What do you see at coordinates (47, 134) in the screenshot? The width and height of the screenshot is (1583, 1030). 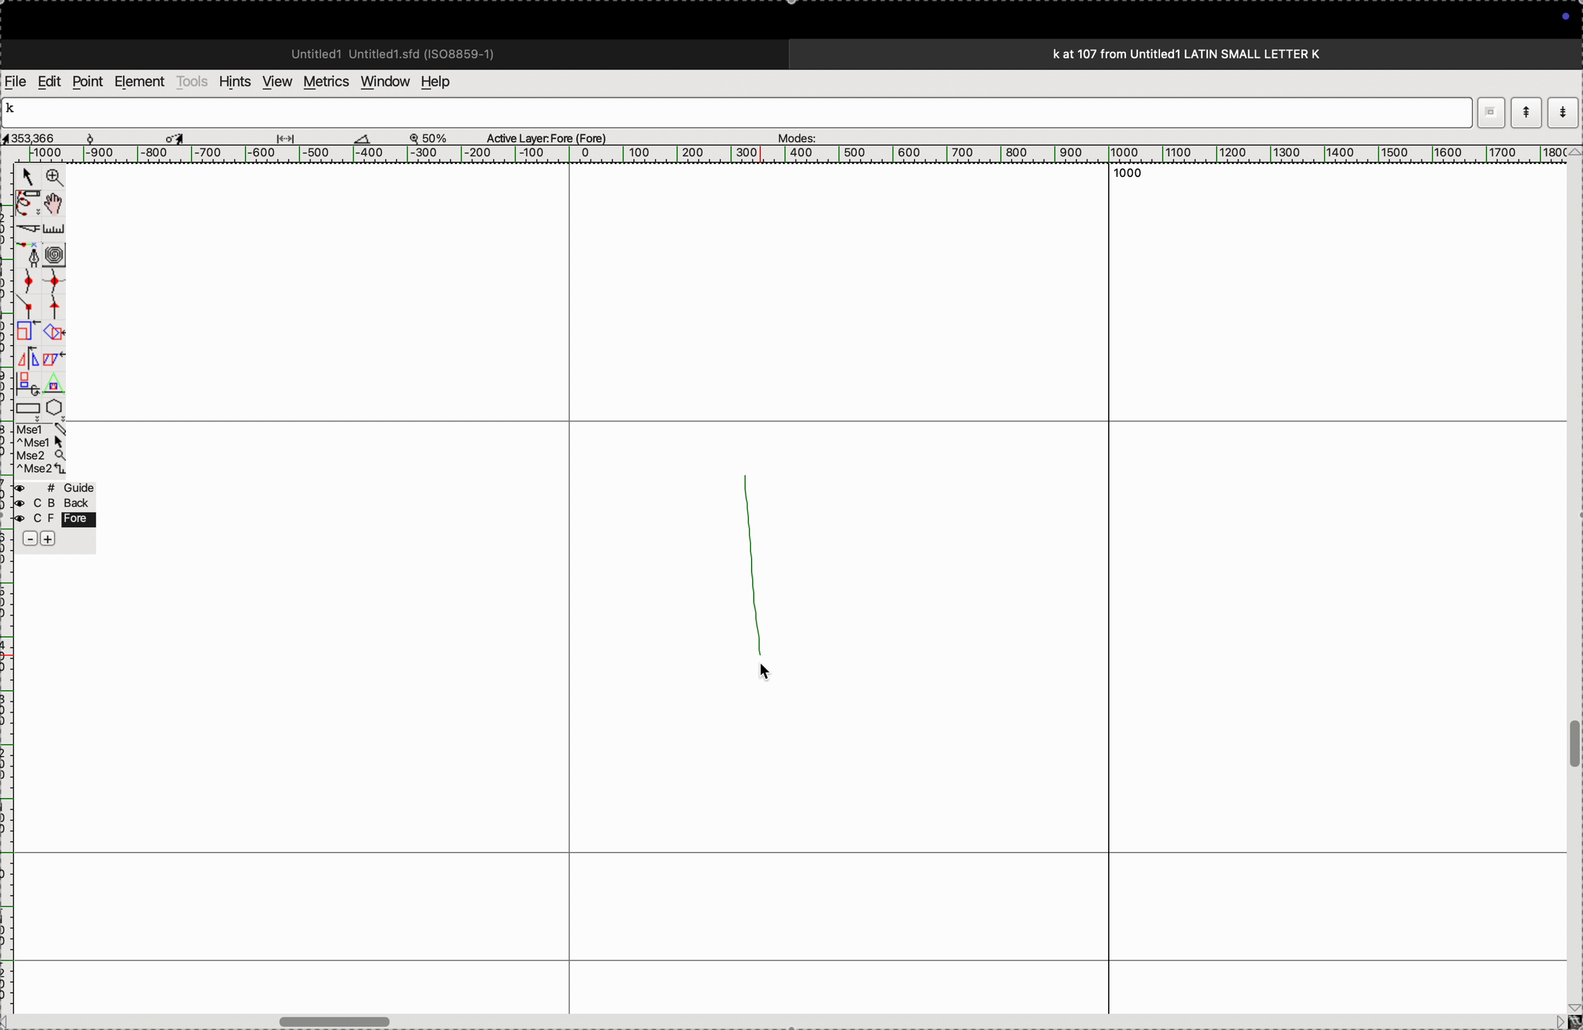 I see `co ordinates` at bounding box center [47, 134].